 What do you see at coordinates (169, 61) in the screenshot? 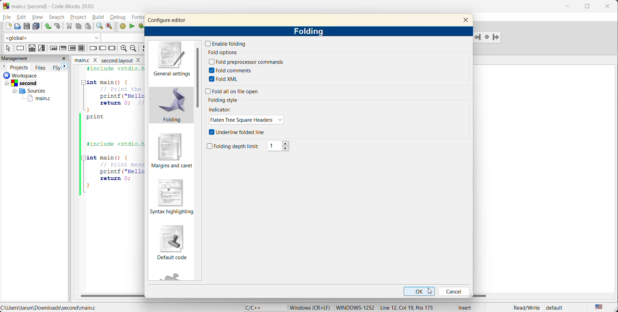
I see `general settings` at bounding box center [169, 61].